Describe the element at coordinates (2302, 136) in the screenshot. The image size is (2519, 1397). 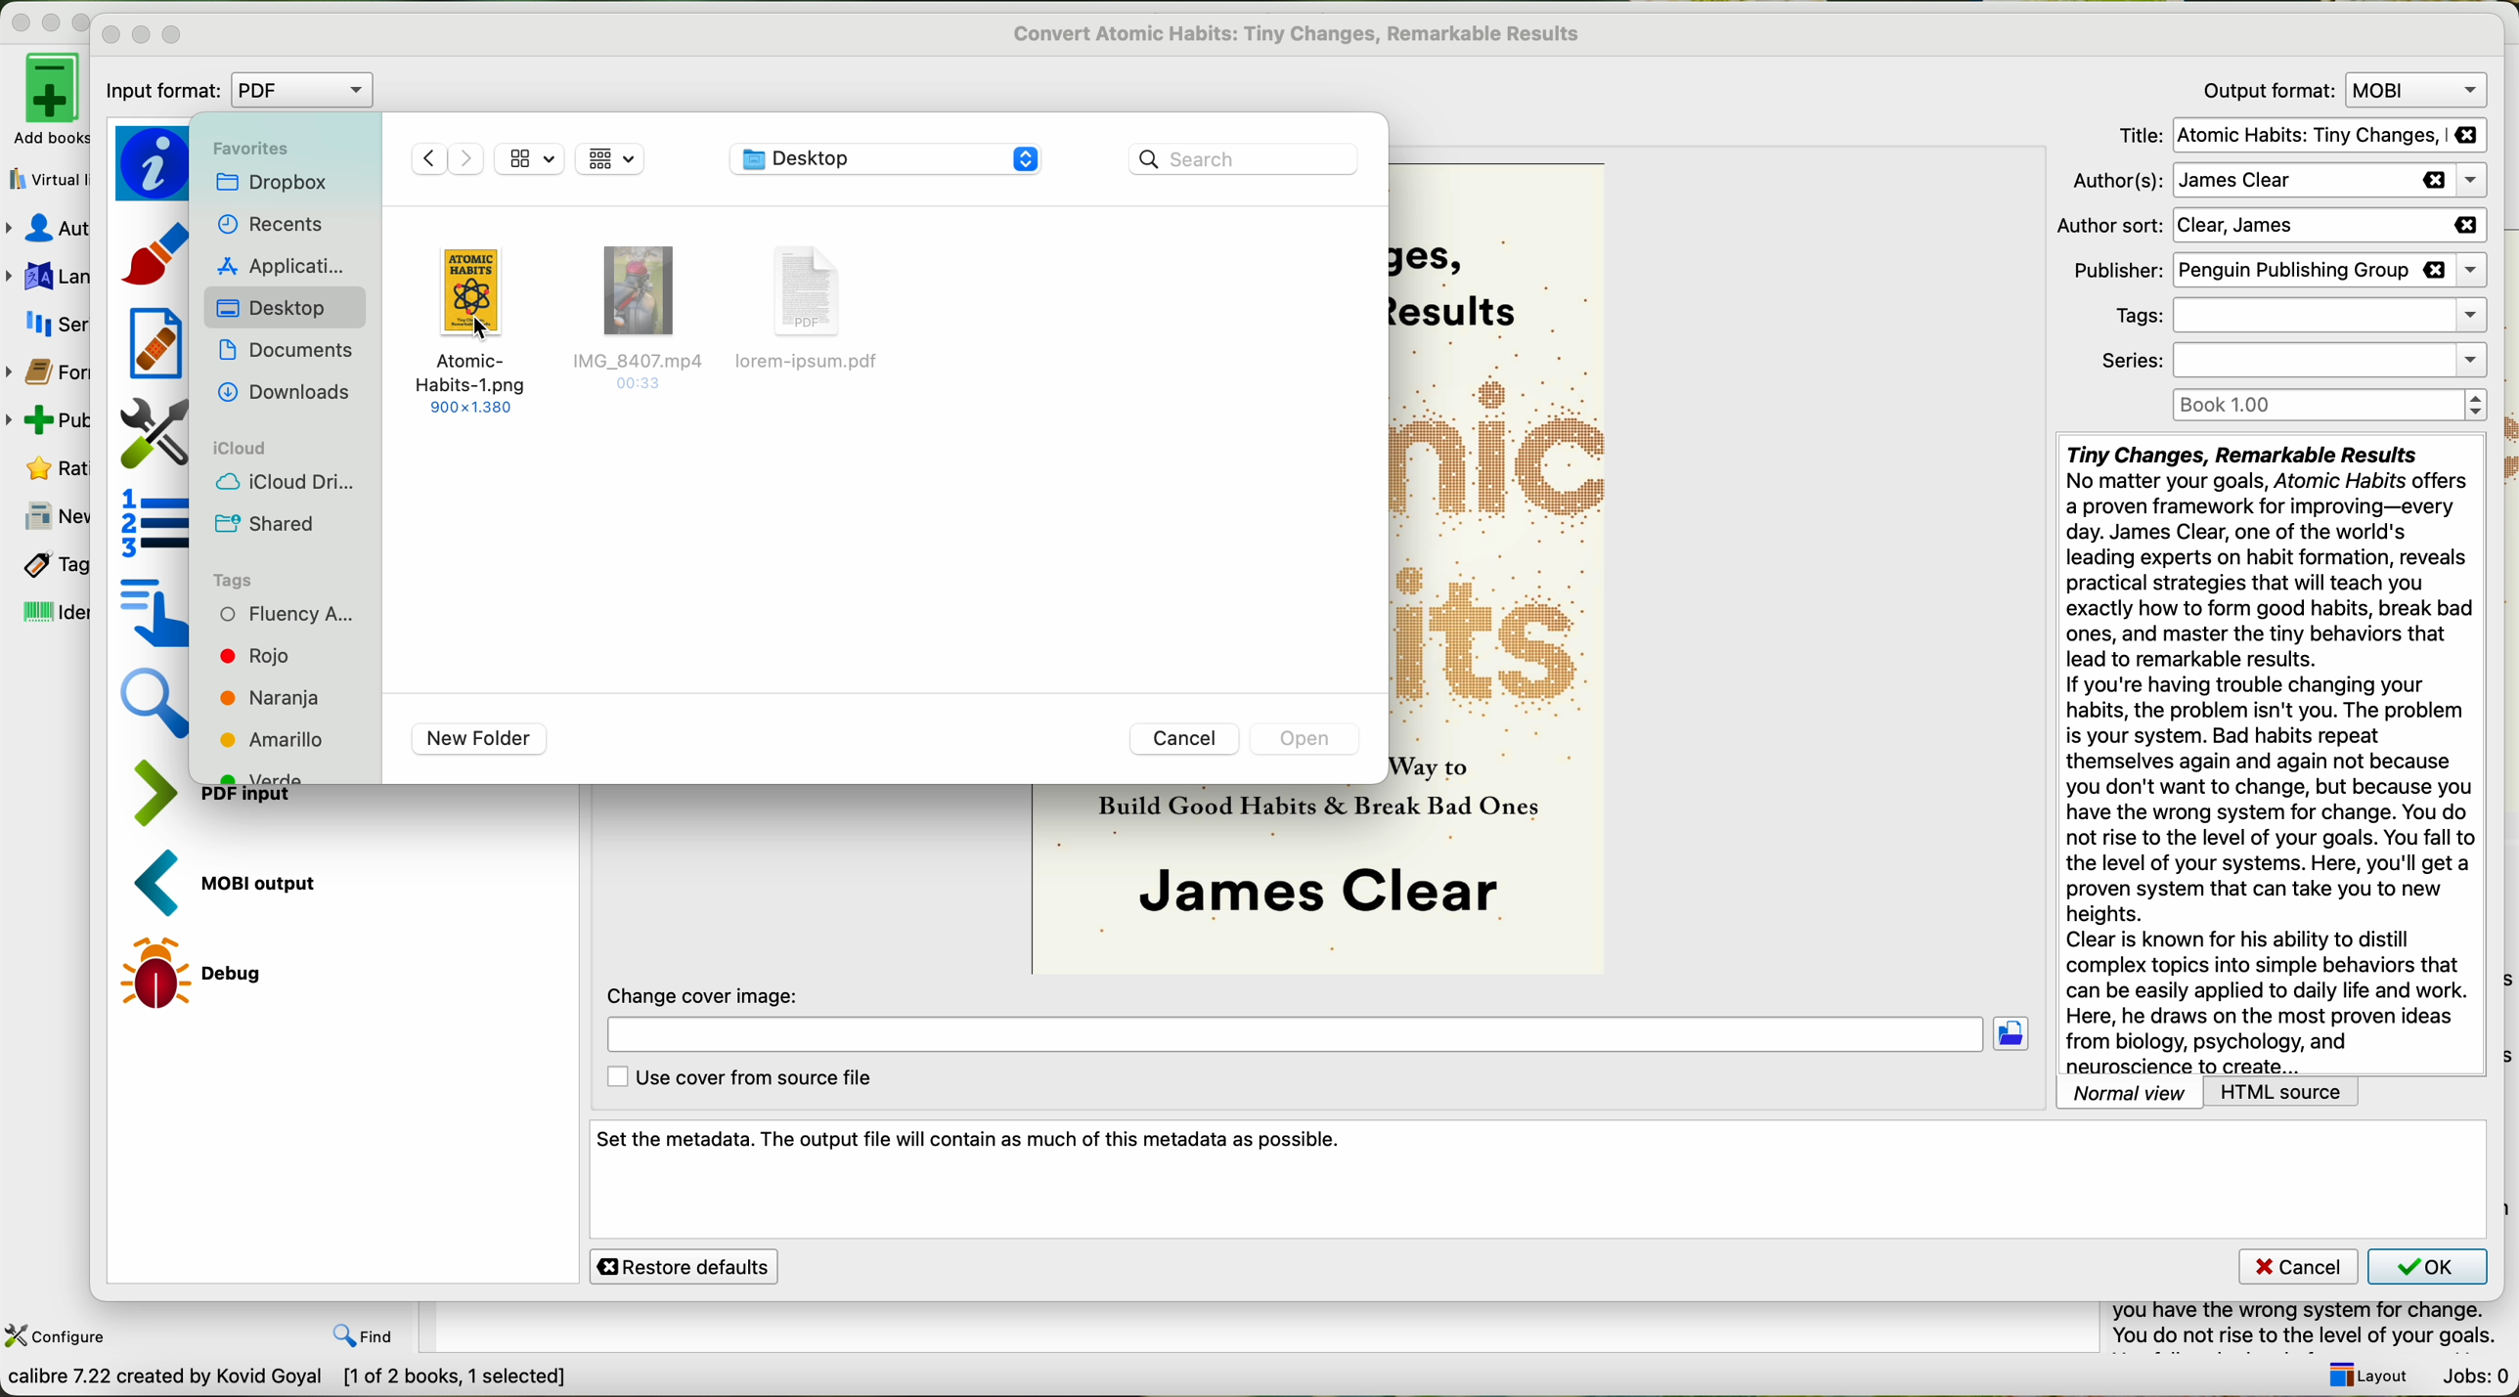
I see `title` at that location.